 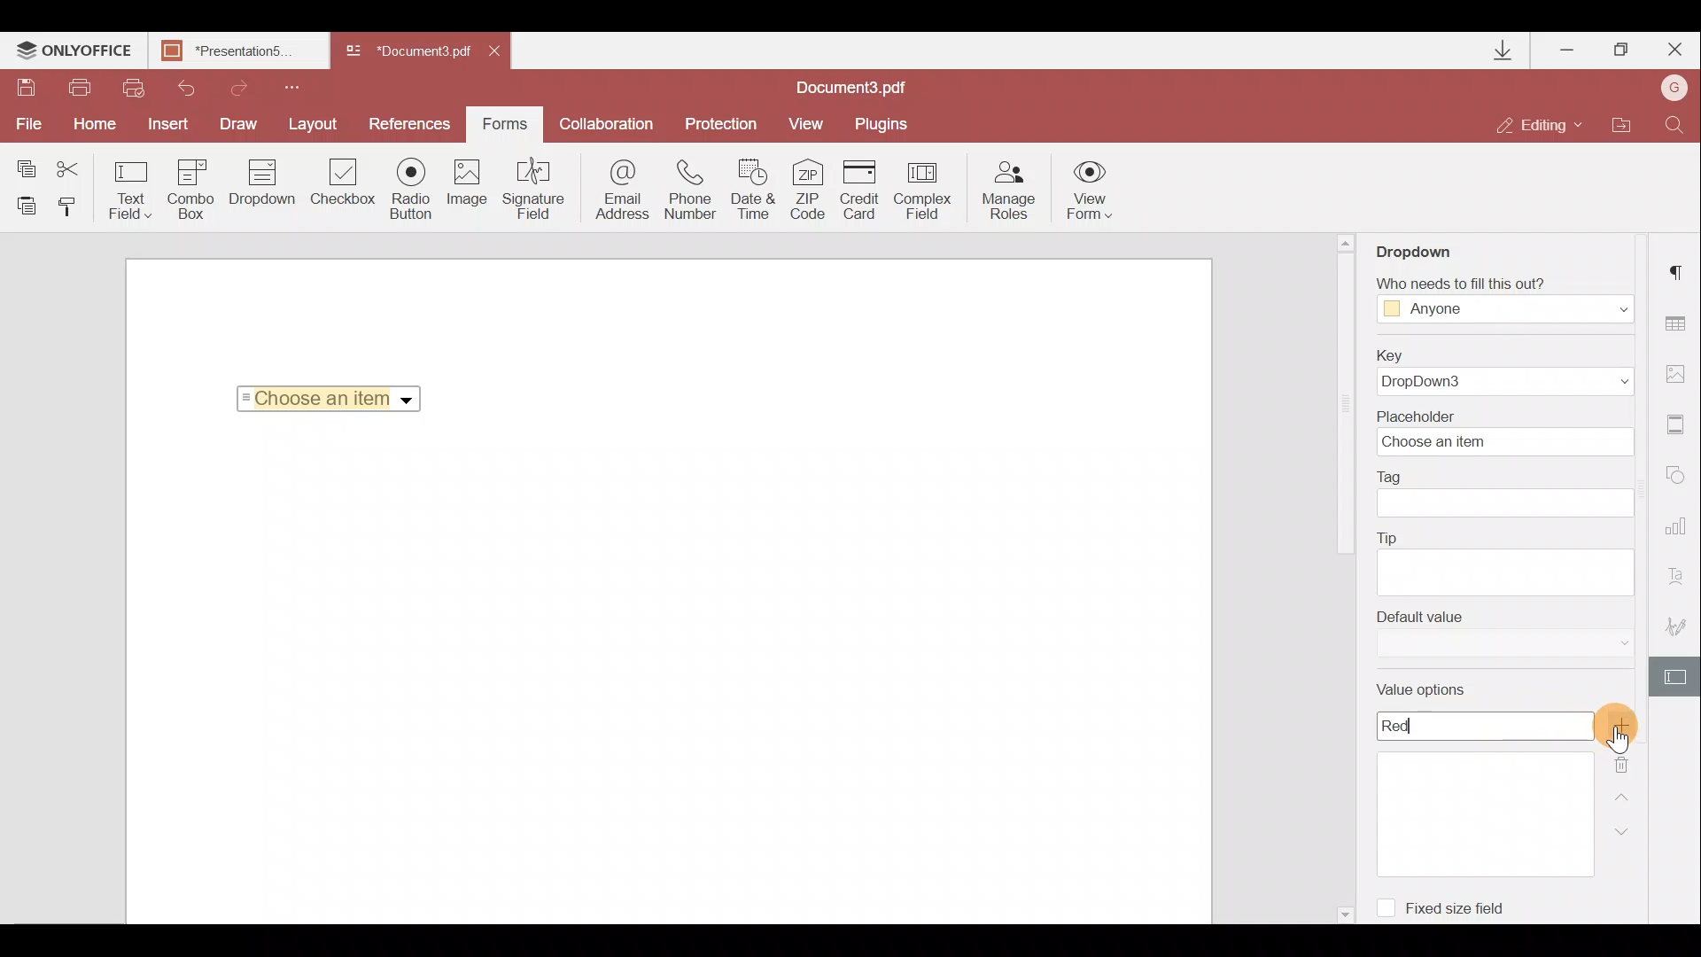 I want to click on Image, so click(x=471, y=188).